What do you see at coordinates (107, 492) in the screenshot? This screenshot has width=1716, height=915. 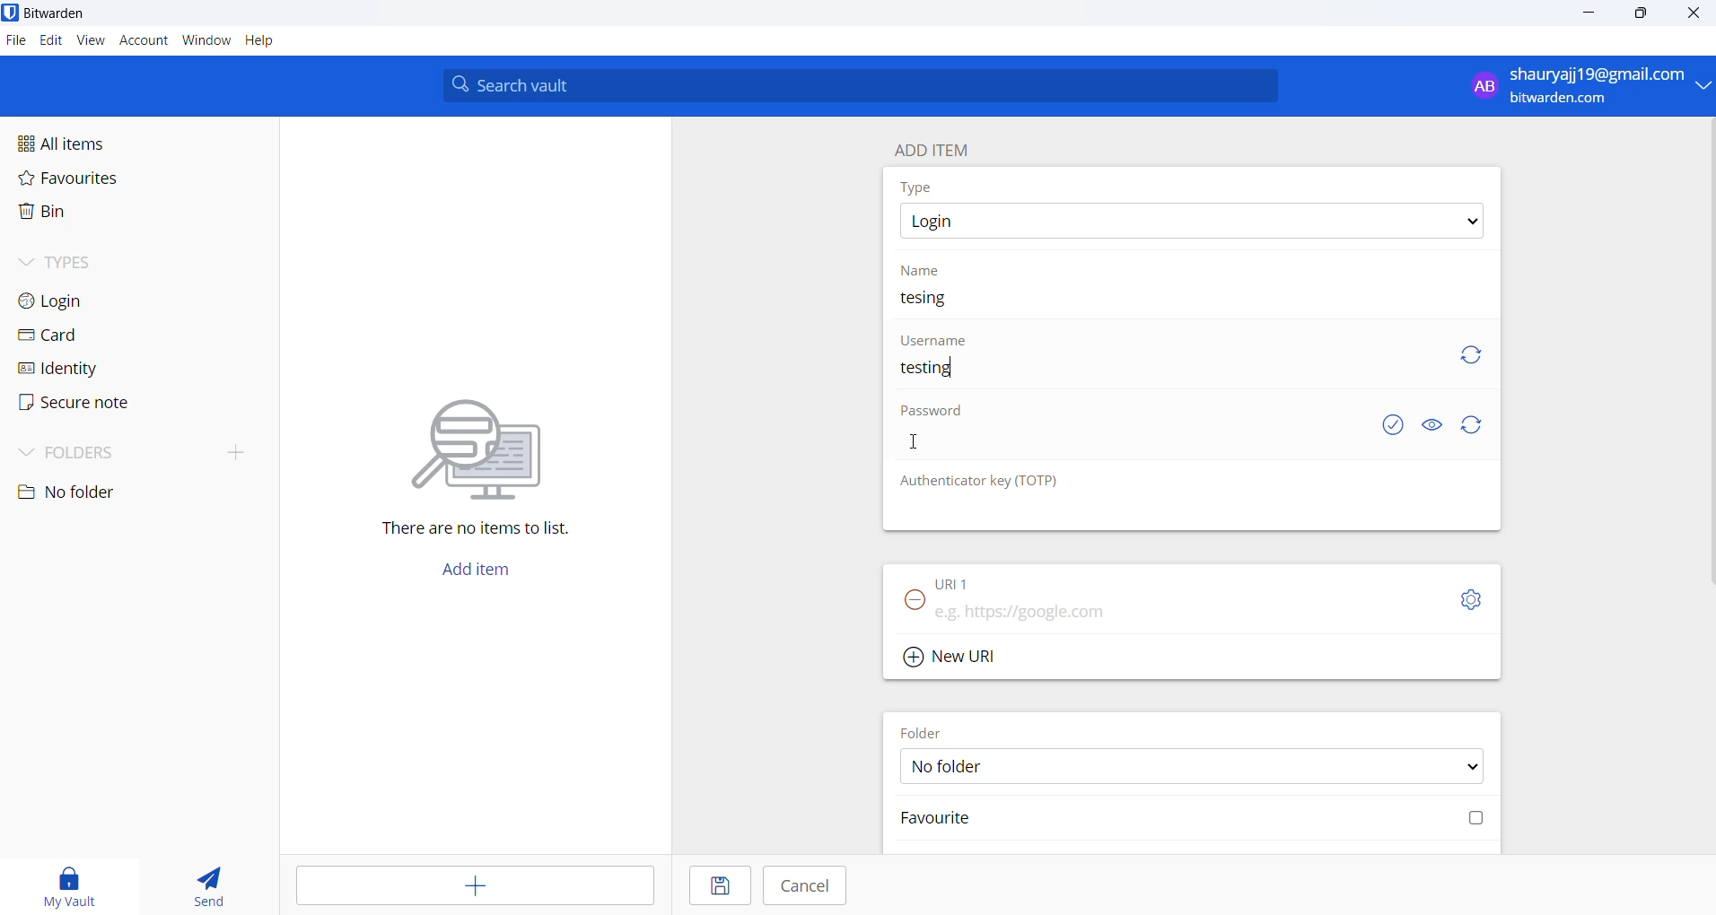 I see `no folder` at bounding box center [107, 492].